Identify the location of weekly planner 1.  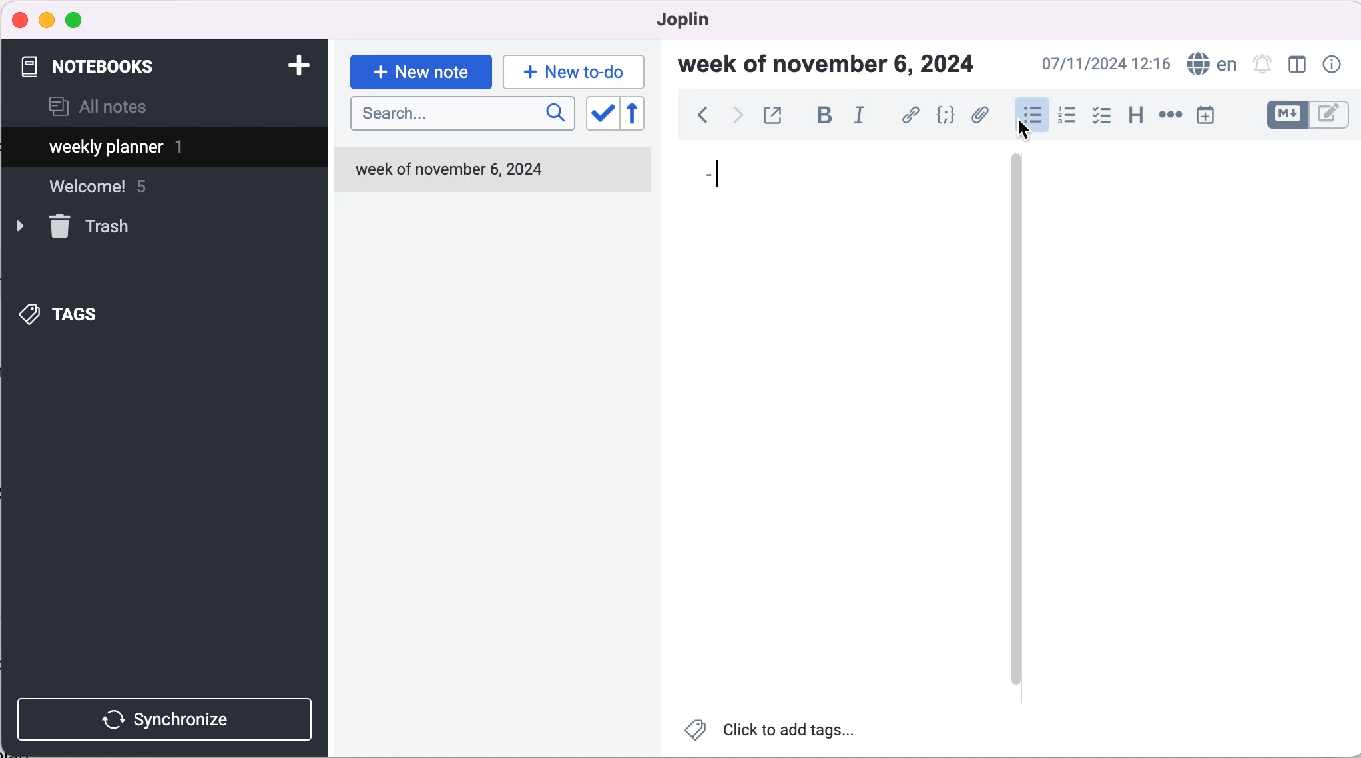
(153, 149).